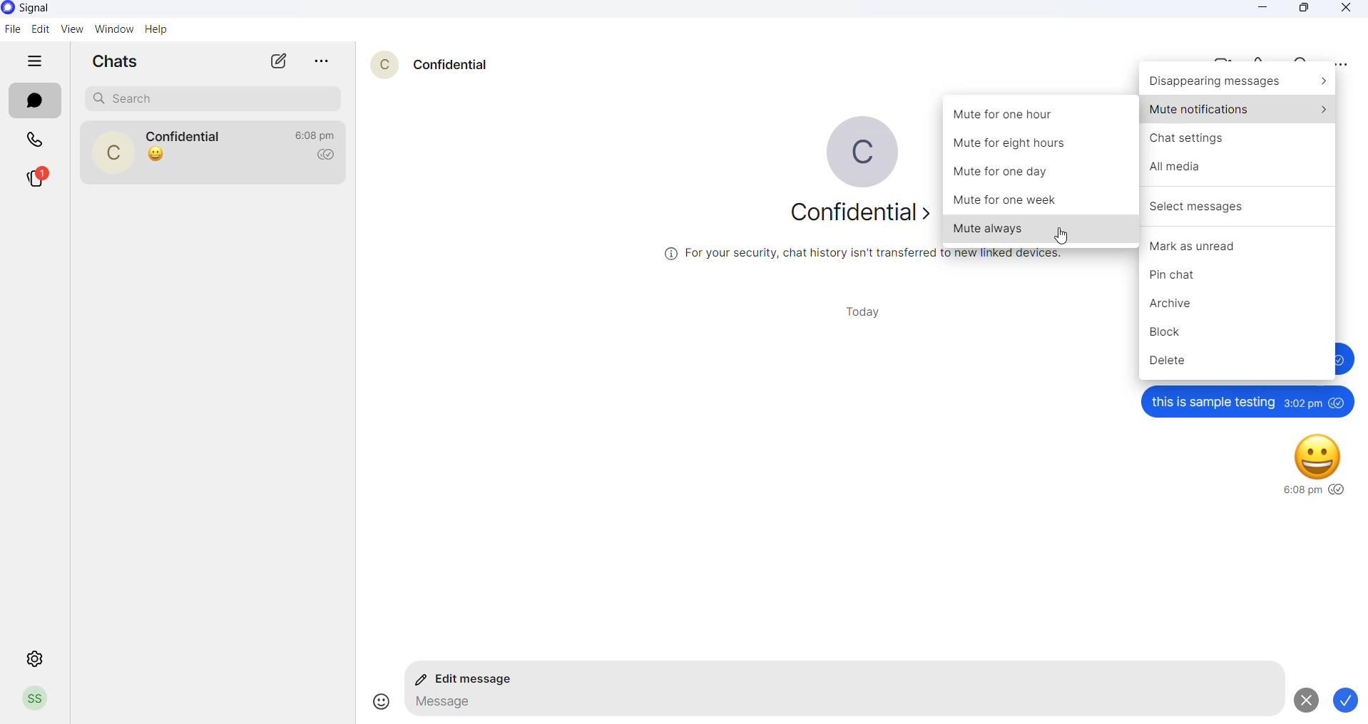 The height and width of the screenshot is (724, 1368). I want to click on read recipient, so click(330, 155).